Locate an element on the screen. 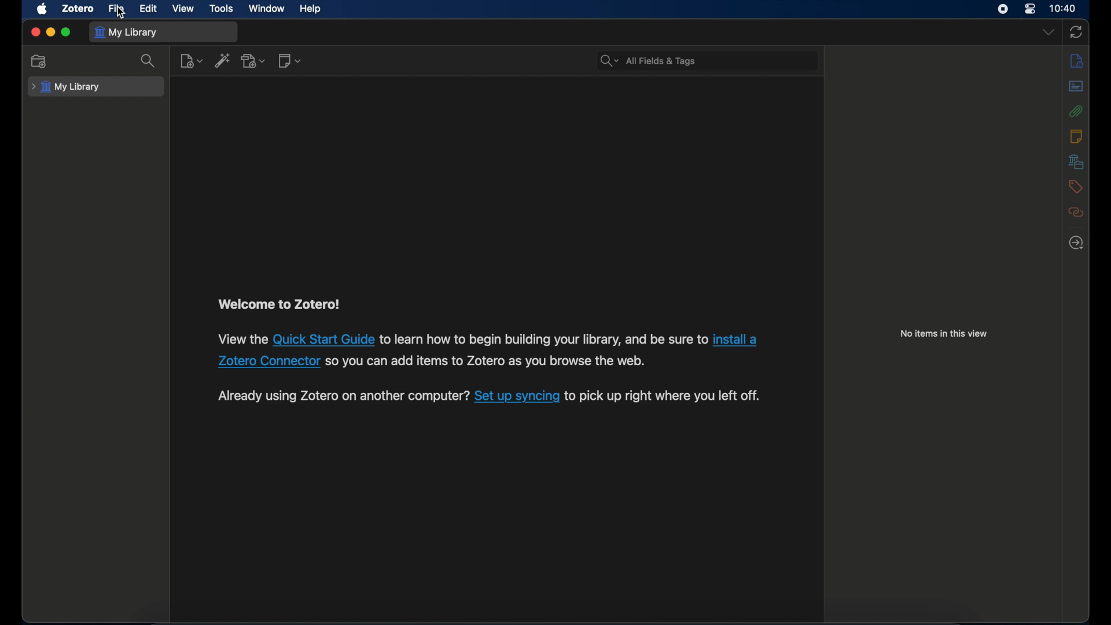  Quick Start Guide is located at coordinates (325, 340).